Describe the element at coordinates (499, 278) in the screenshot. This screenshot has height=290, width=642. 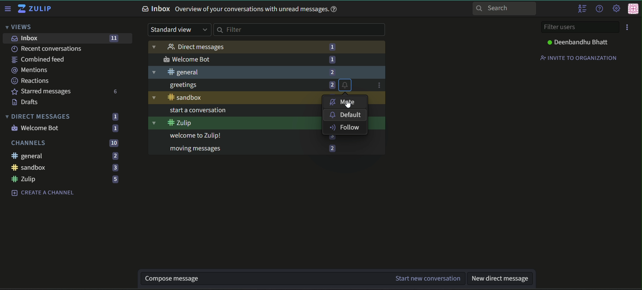
I see `new direct message` at that location.